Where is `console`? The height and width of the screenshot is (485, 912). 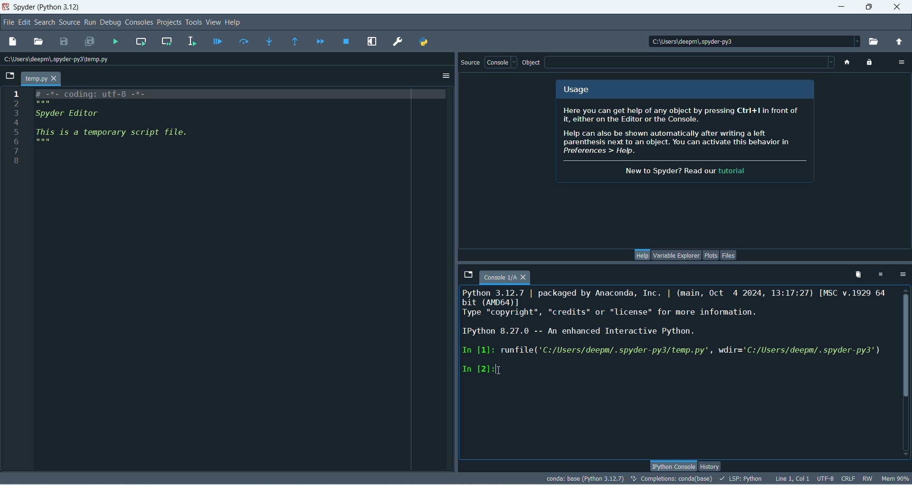 console is located at coordinates (501, 62).